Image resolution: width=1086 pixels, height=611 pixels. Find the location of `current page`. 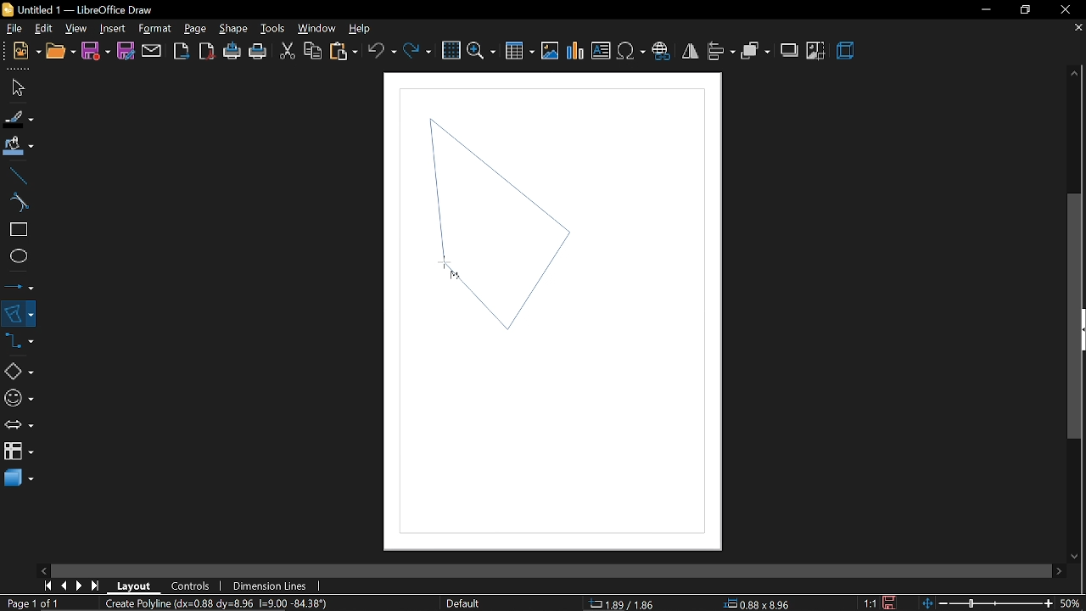

current page is located at coordinates (36, 603).